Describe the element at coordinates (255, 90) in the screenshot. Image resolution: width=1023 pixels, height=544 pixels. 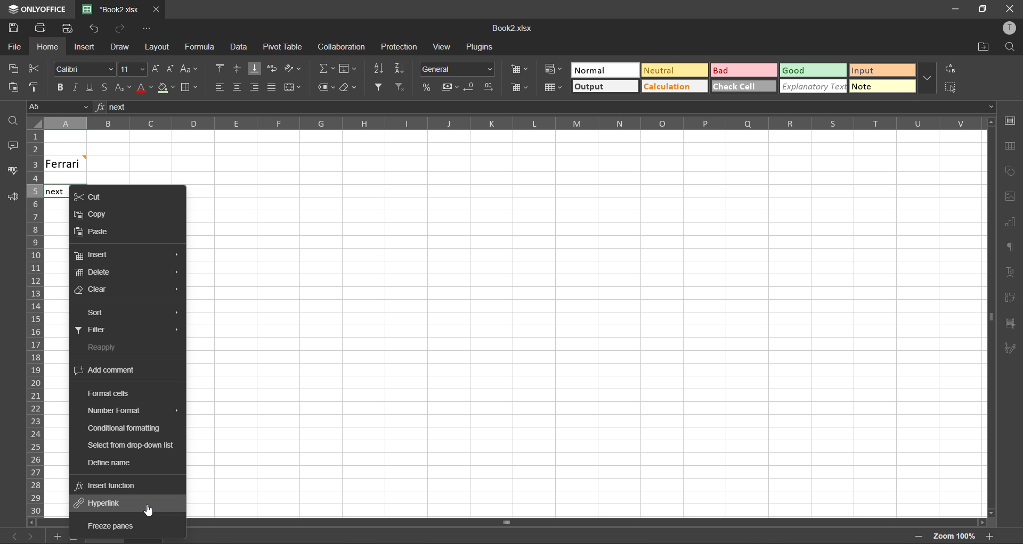
I see `align  right` at that location.